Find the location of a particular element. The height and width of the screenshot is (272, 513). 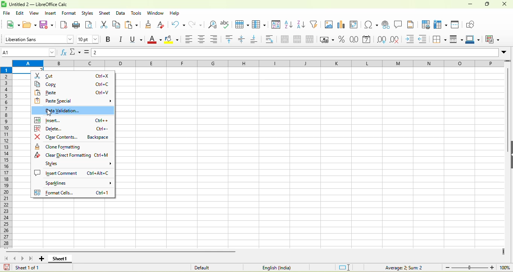

pivot table is located at coordinates (357, 25).